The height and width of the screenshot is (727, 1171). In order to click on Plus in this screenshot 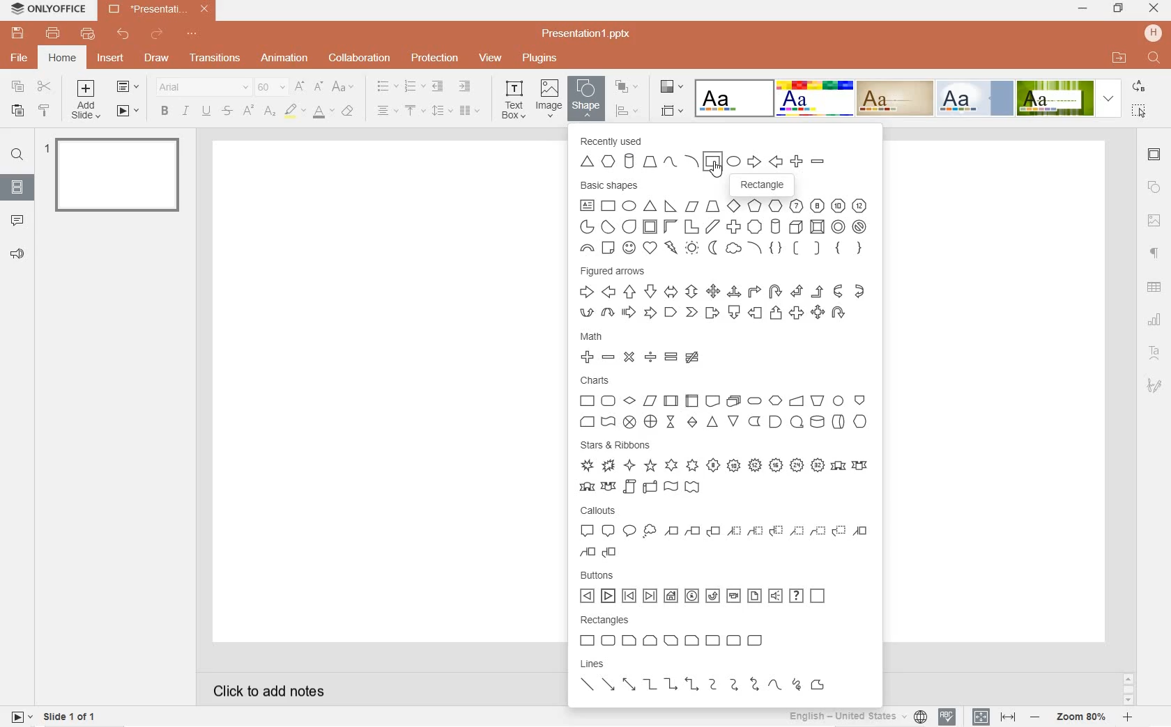, I will do `click(588, 359)`.